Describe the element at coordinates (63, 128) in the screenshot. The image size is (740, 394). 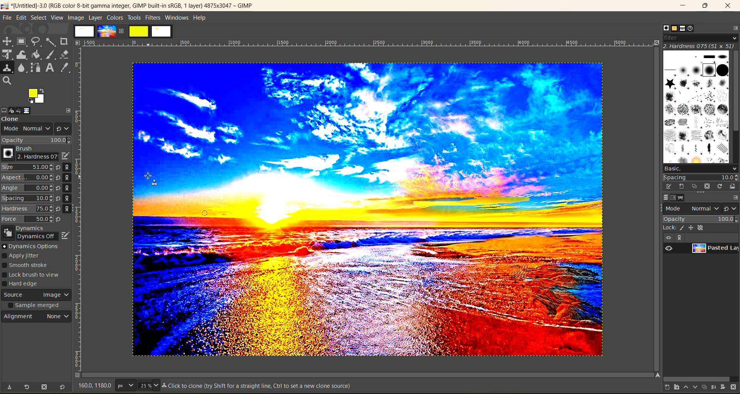
I see `switch to another group` at that location.